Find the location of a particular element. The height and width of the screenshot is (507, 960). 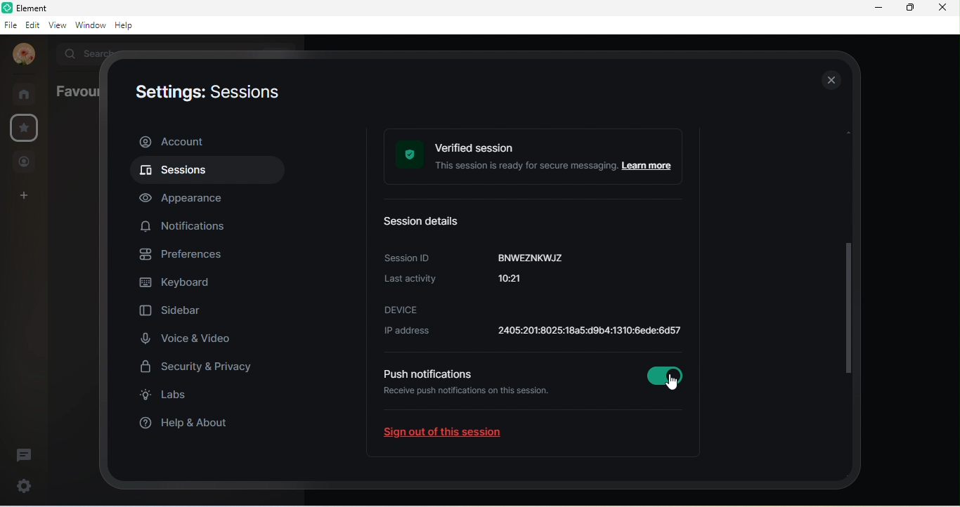

create a space is located at coordinates (27, 197).